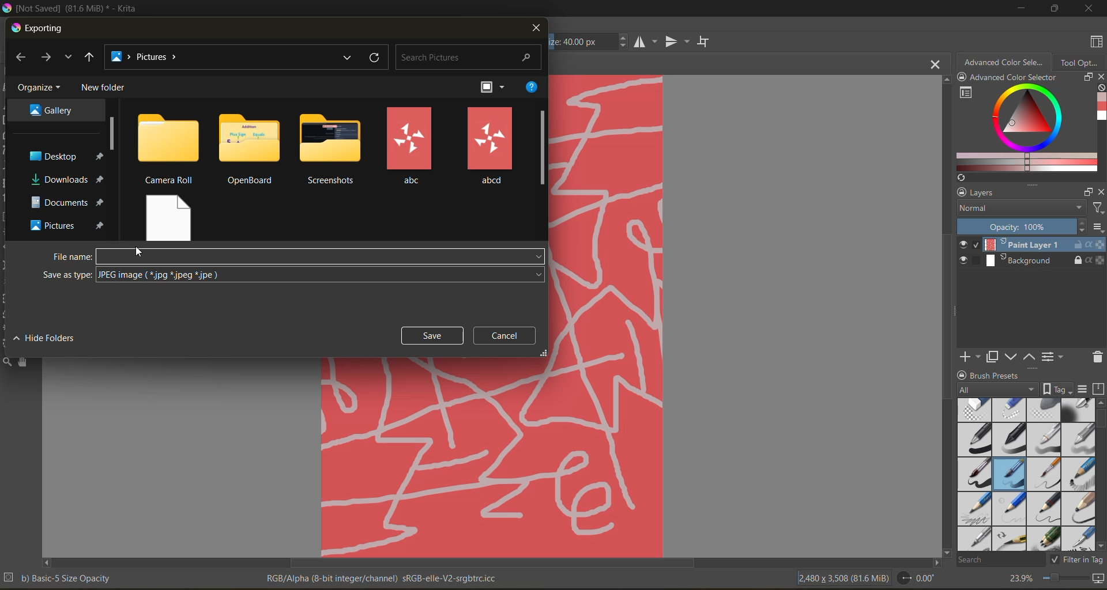  What do you see at coordinates (968, 356) in the screenshot?
I see `add` at bounding box center [968, 356].